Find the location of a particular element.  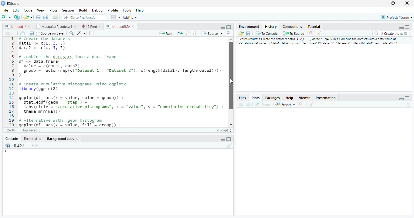

New file is located at coordinates (6, 17).